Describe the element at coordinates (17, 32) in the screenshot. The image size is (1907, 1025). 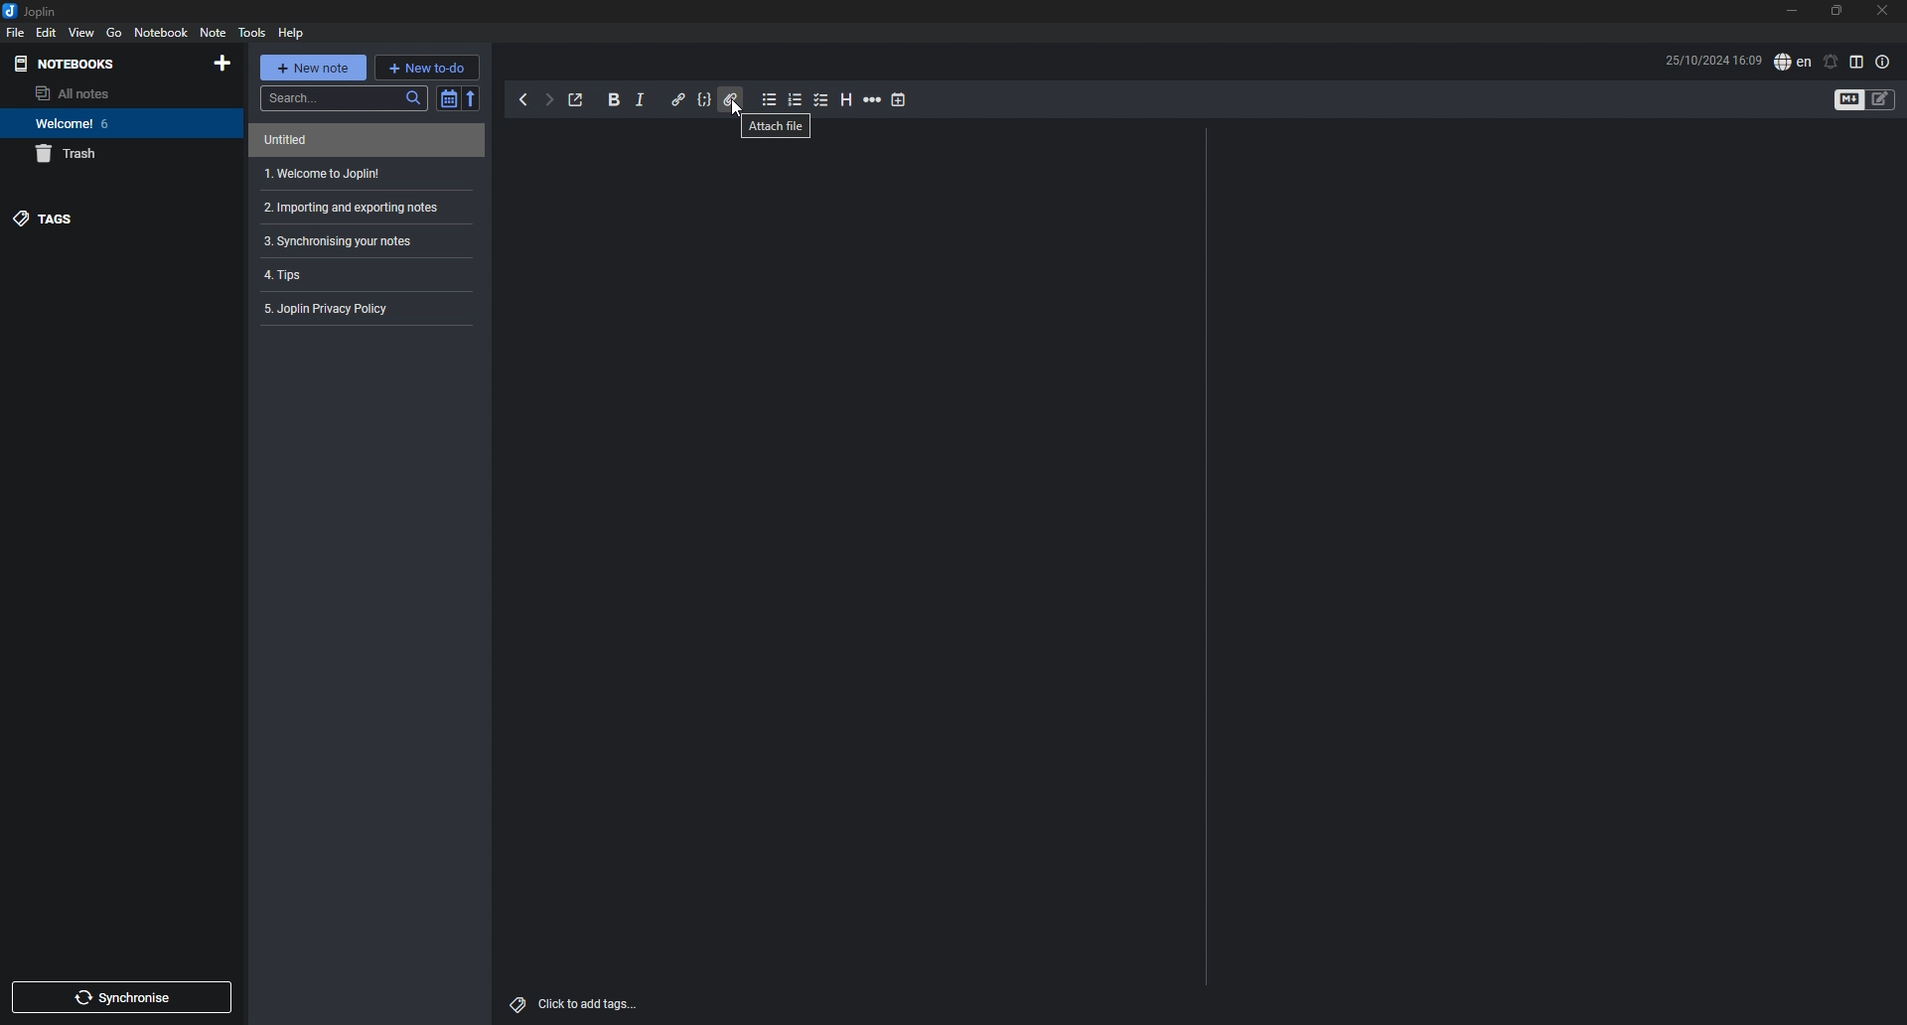
I see `file` at that location.